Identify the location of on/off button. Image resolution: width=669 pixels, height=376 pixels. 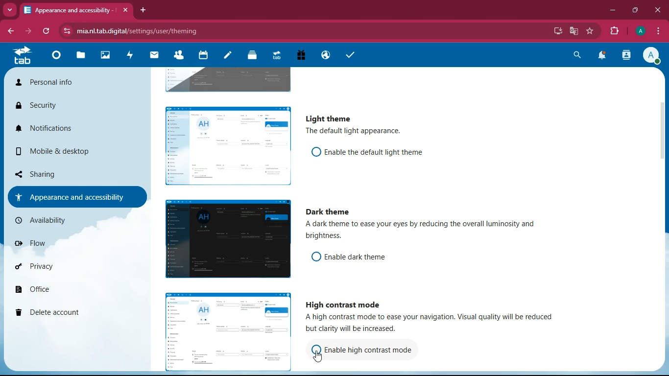
(312, 151).